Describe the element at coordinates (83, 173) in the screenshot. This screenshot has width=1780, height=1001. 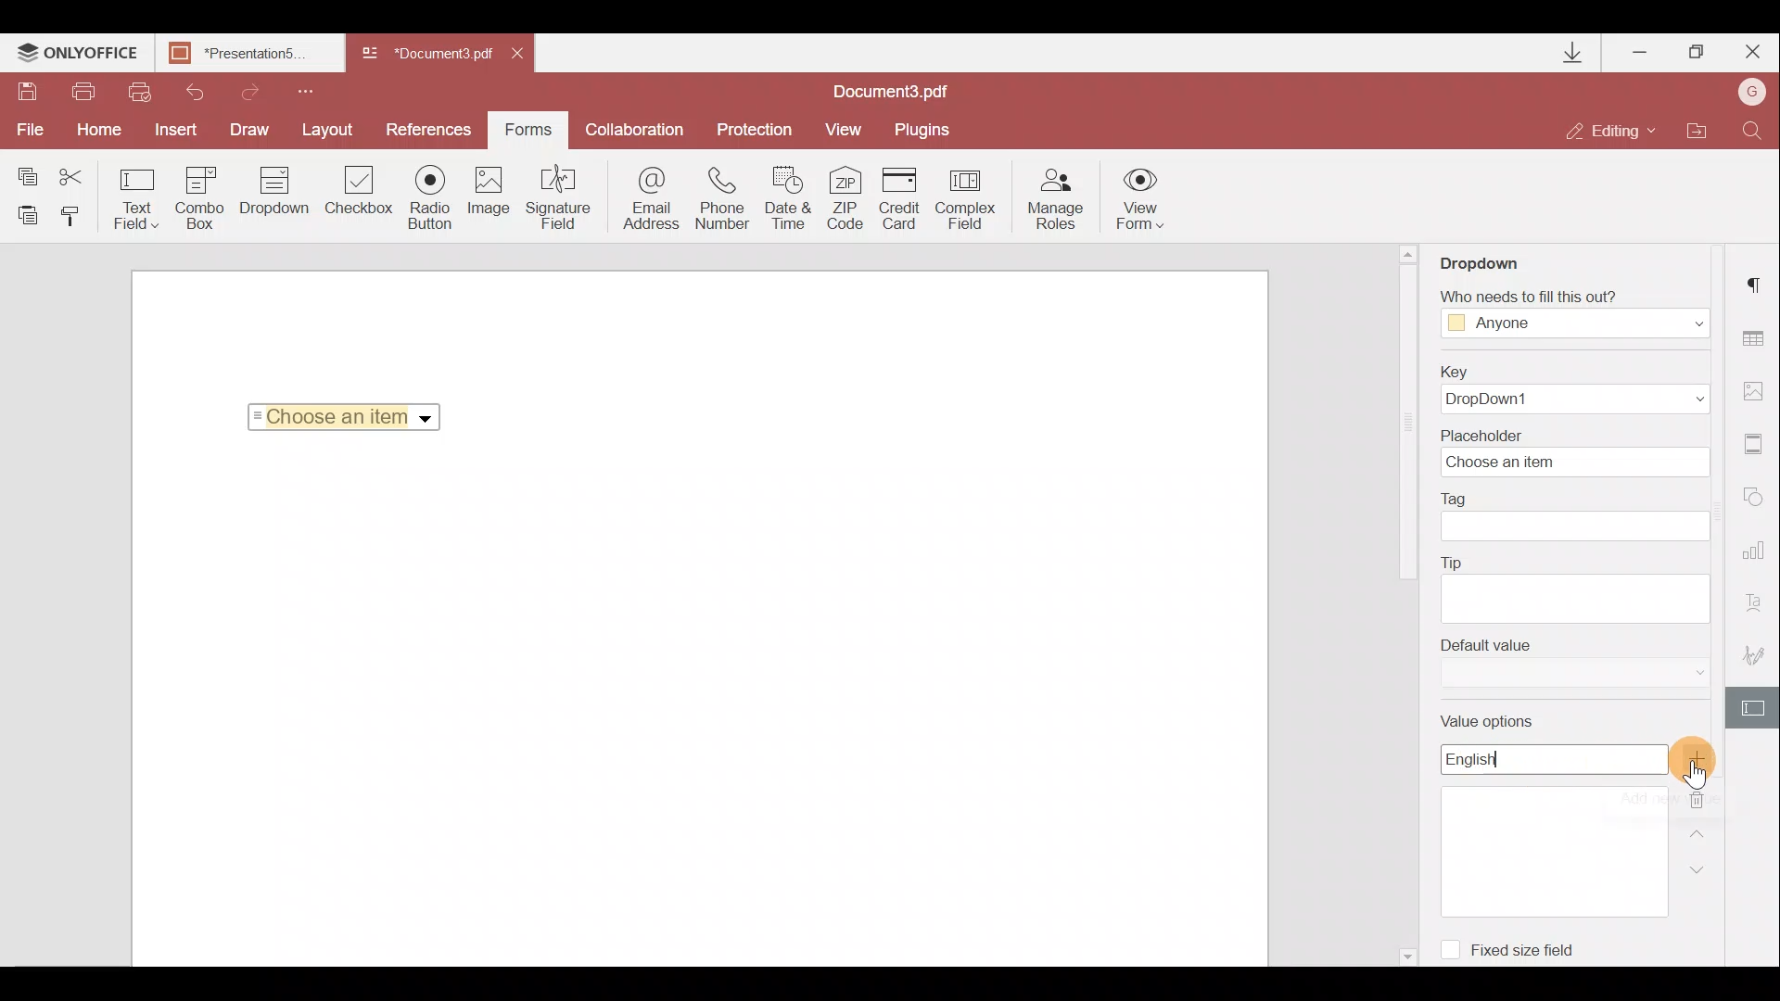
I see `Cut` at that location.